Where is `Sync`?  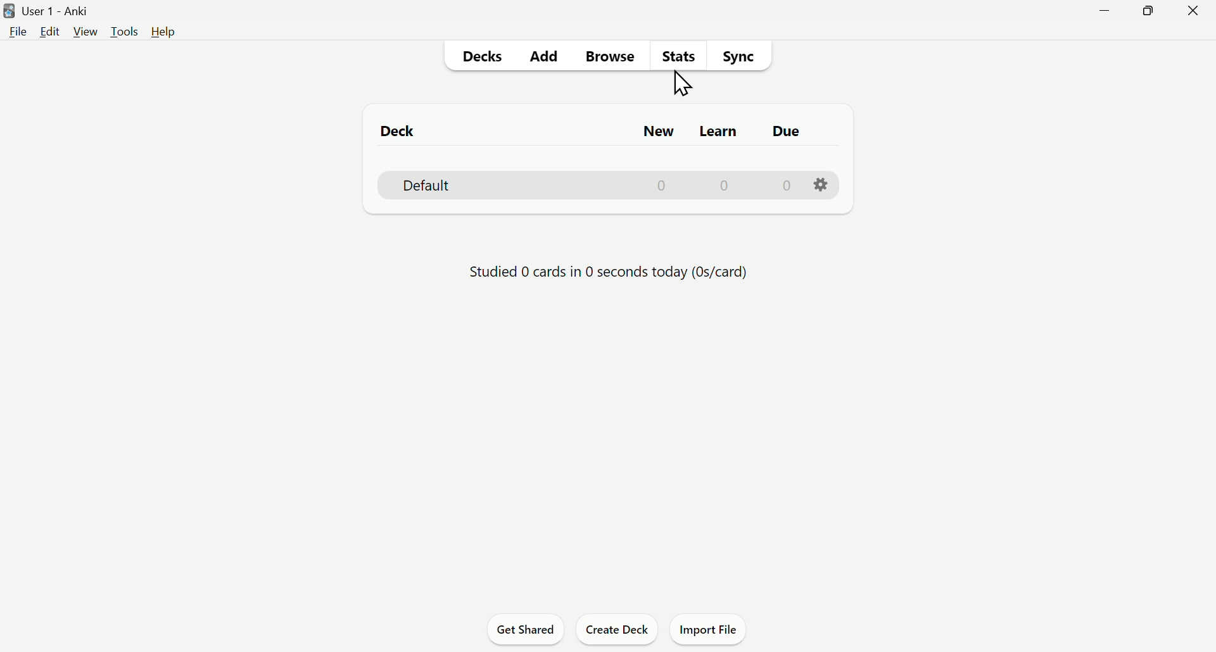
Sync is located at coordinates (745, 57).